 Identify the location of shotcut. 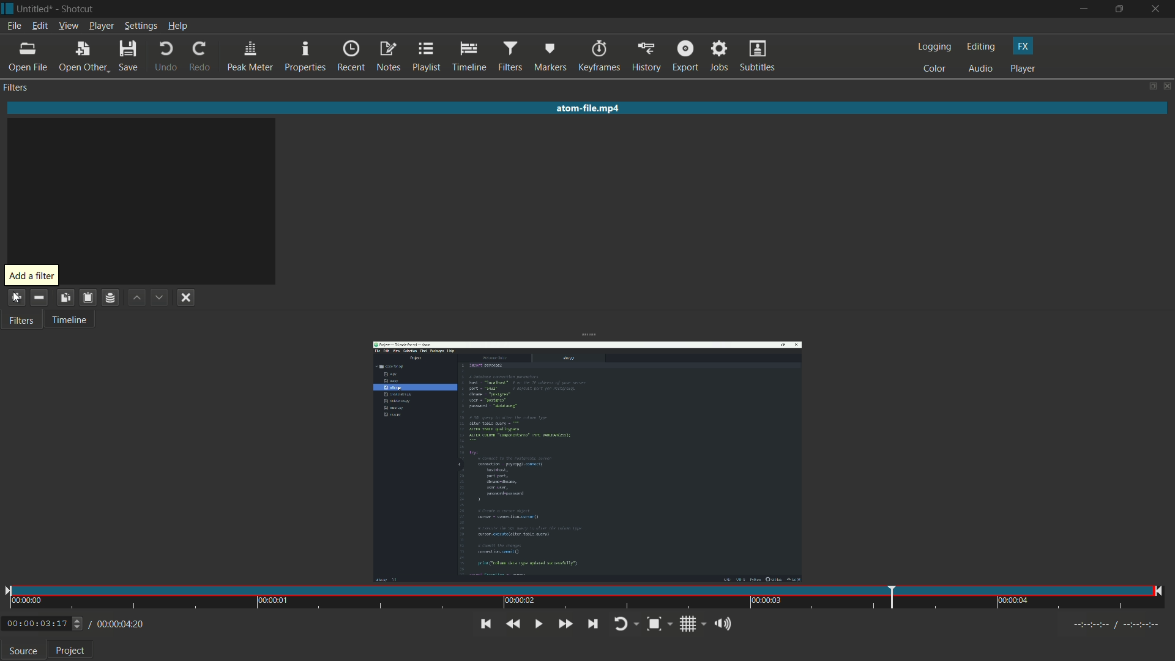
(76, 10).